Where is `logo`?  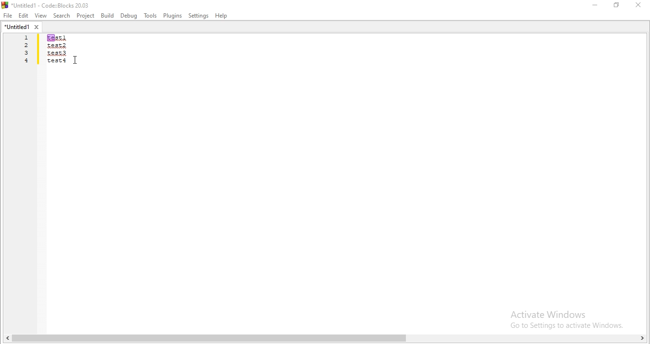 logo is located at coordinates (47, 4).